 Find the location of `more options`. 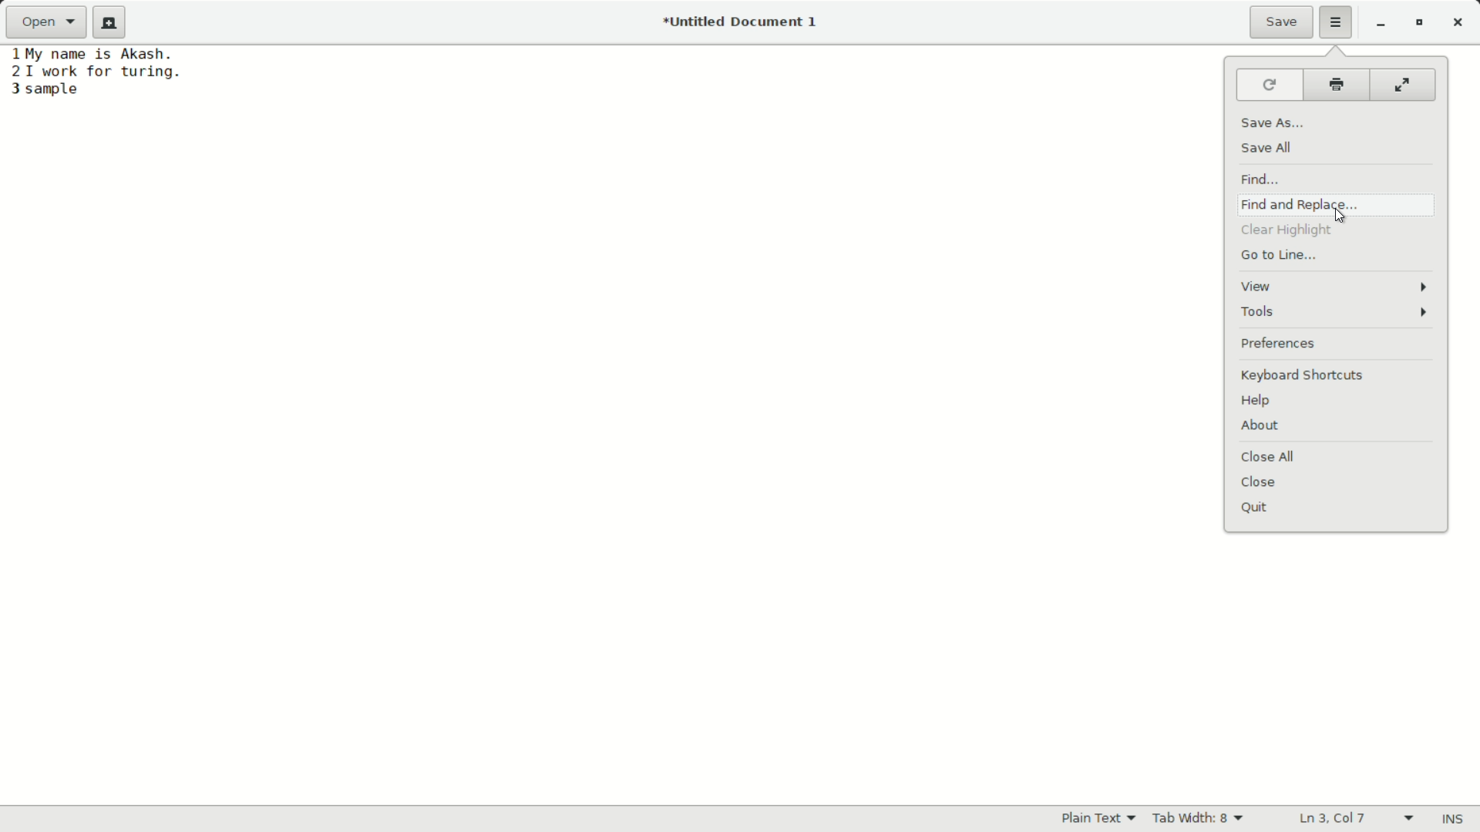

more options is located at coordinates (1337, 22).